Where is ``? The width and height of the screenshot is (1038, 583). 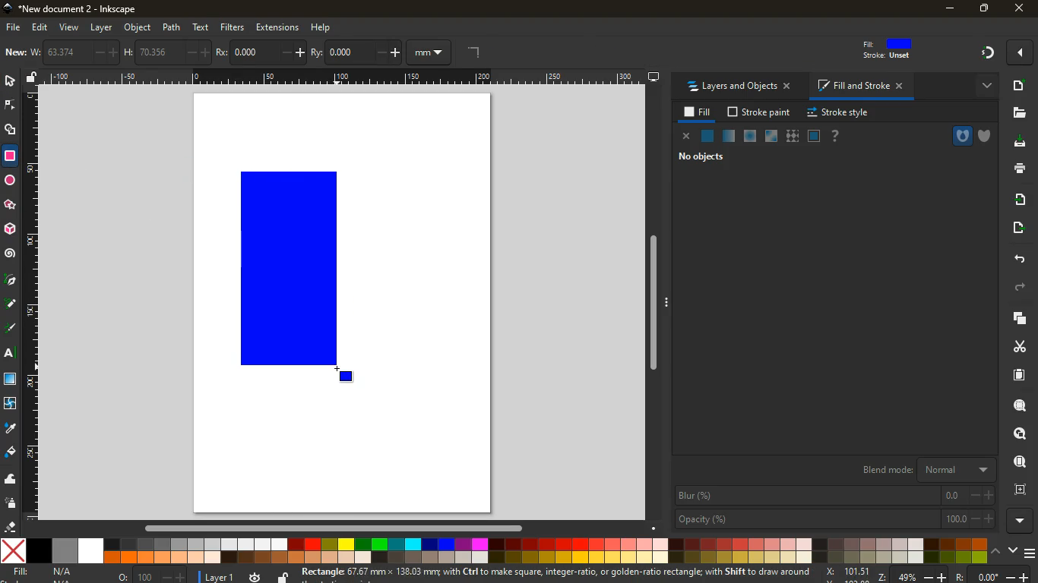
 is located at coordinates (982, 52).